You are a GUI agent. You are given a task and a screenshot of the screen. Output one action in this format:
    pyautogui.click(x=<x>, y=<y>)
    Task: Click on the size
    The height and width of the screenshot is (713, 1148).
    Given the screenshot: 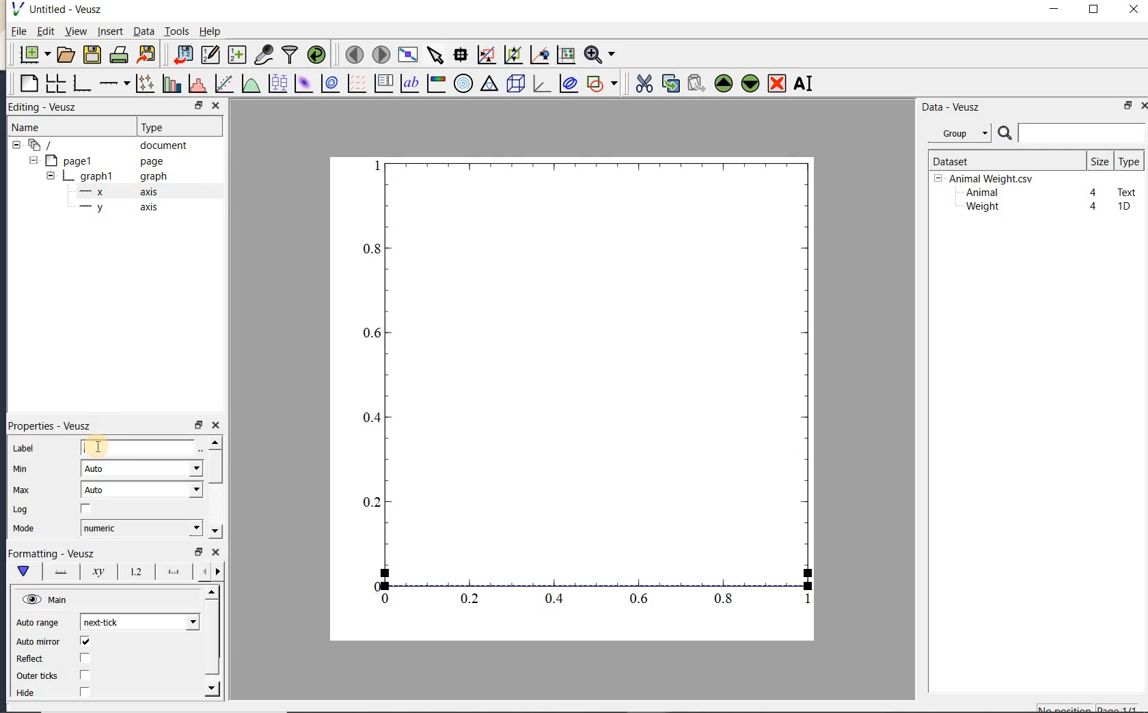 What is the action you would take?
    pyautogui.click(x=1099, y=160)
    